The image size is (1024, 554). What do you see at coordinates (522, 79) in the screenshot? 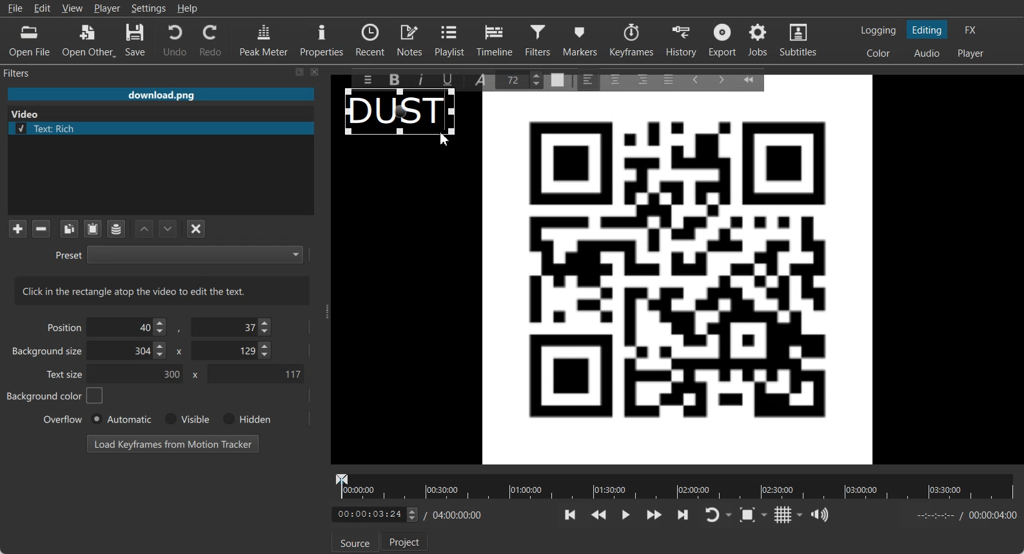
I see `Text Size` at bounding box center [522, 79].